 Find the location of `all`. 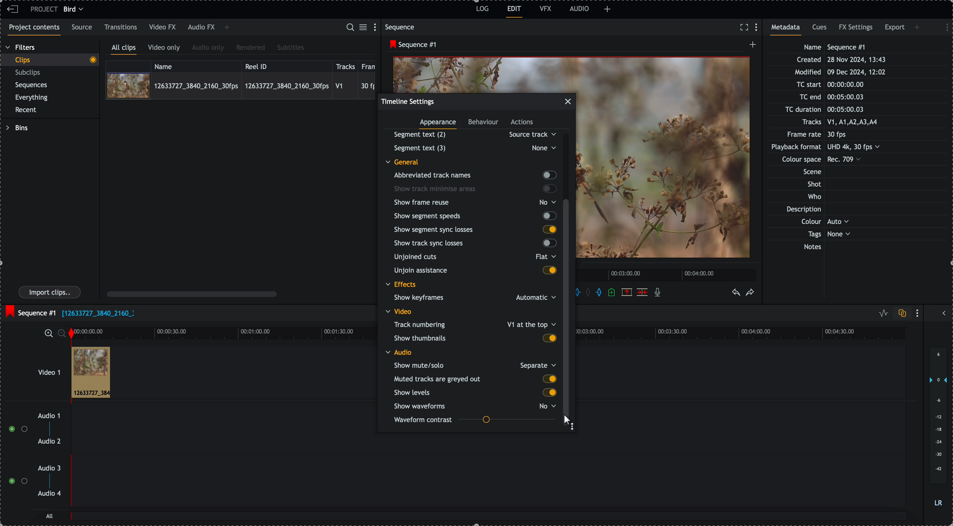

all is located at coordinates (50, 516).